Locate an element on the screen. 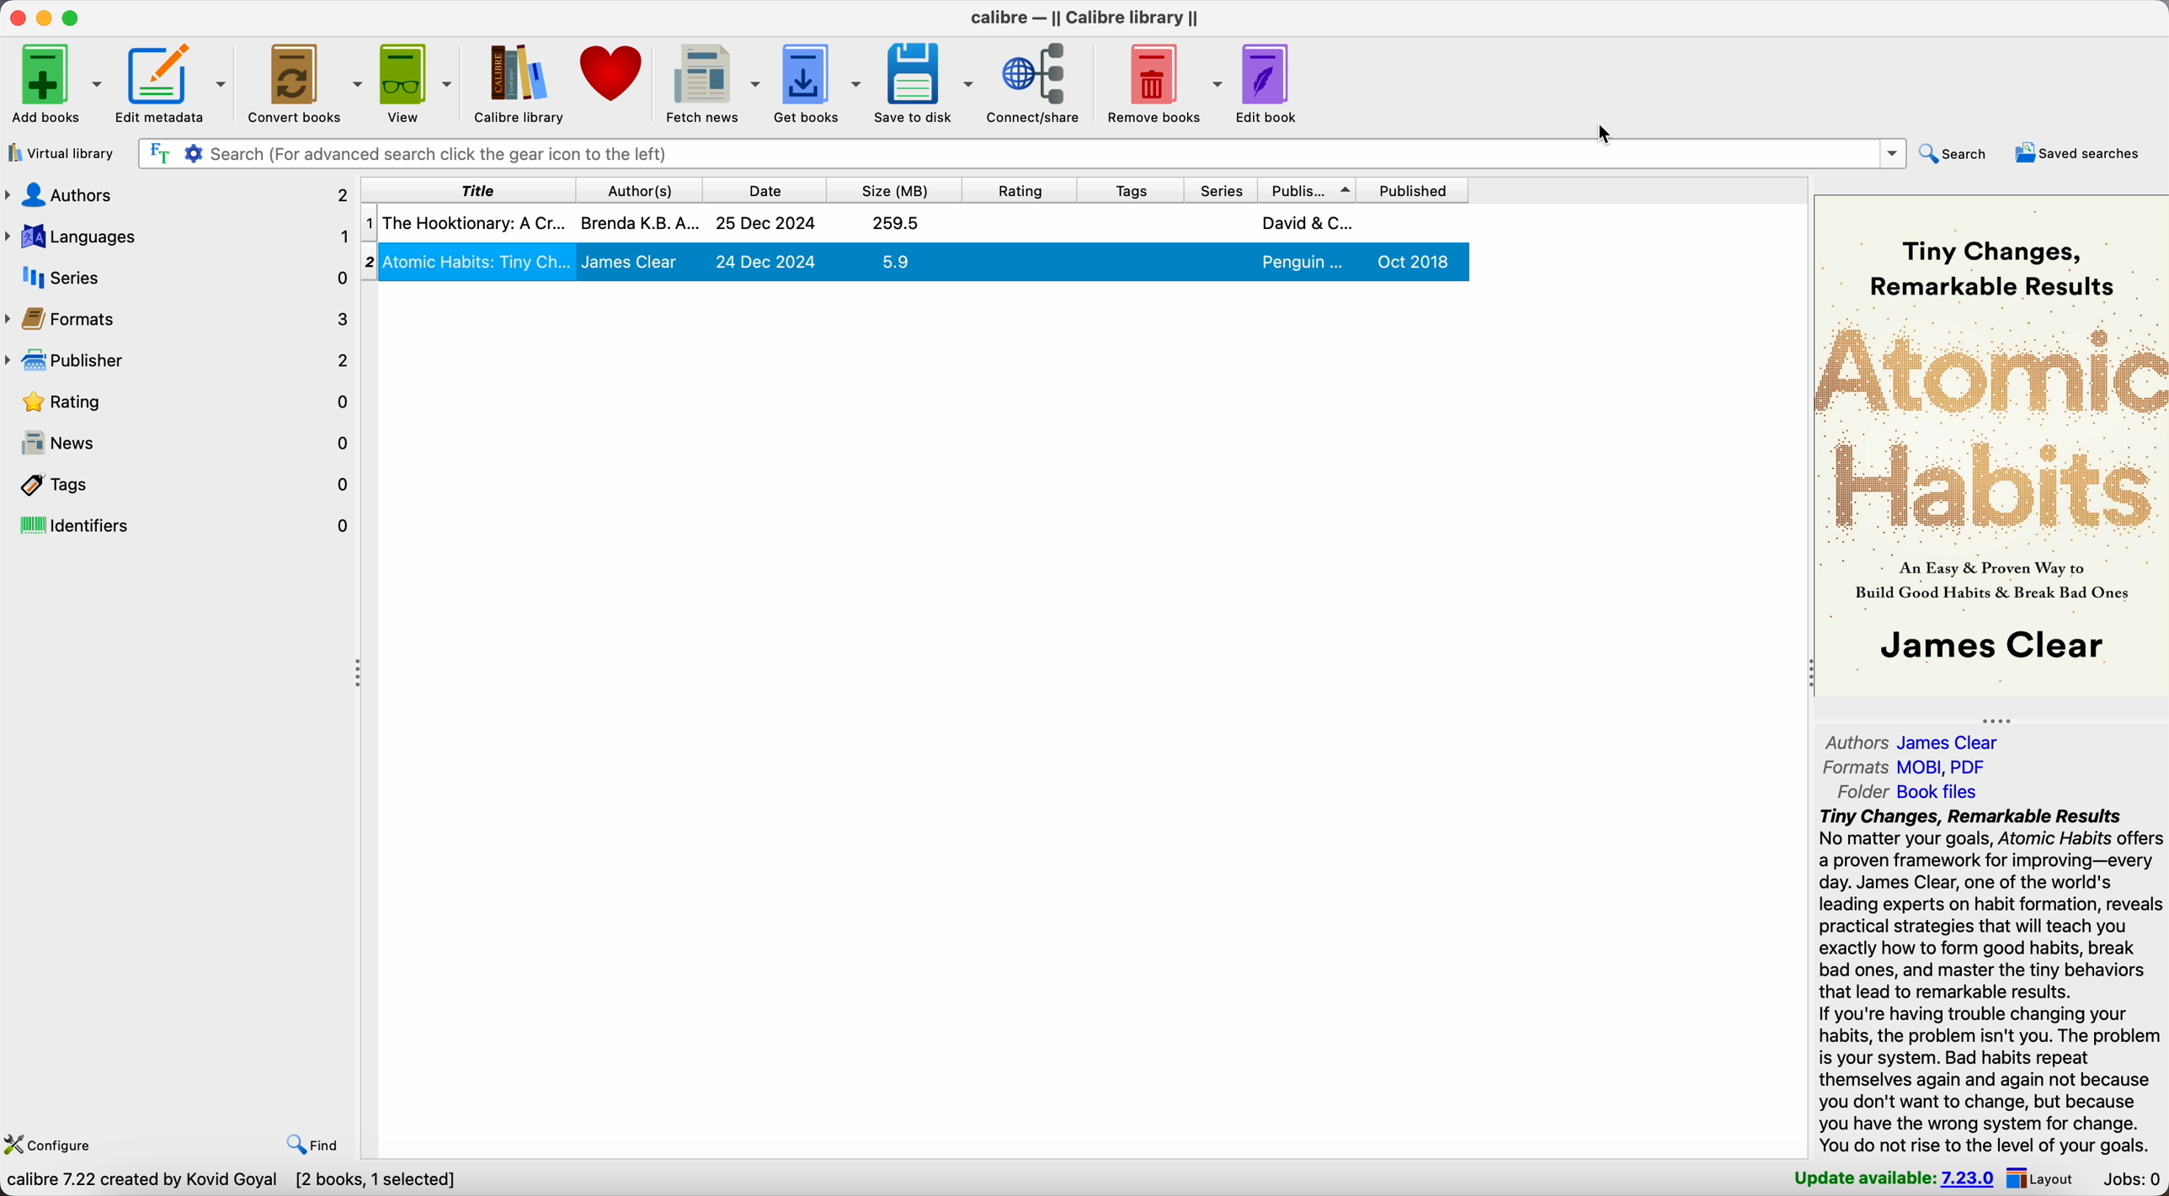 This screenshot has width=2169, height=1196. Calibre - || Calibre library || is located at coordinates (1084, 18).